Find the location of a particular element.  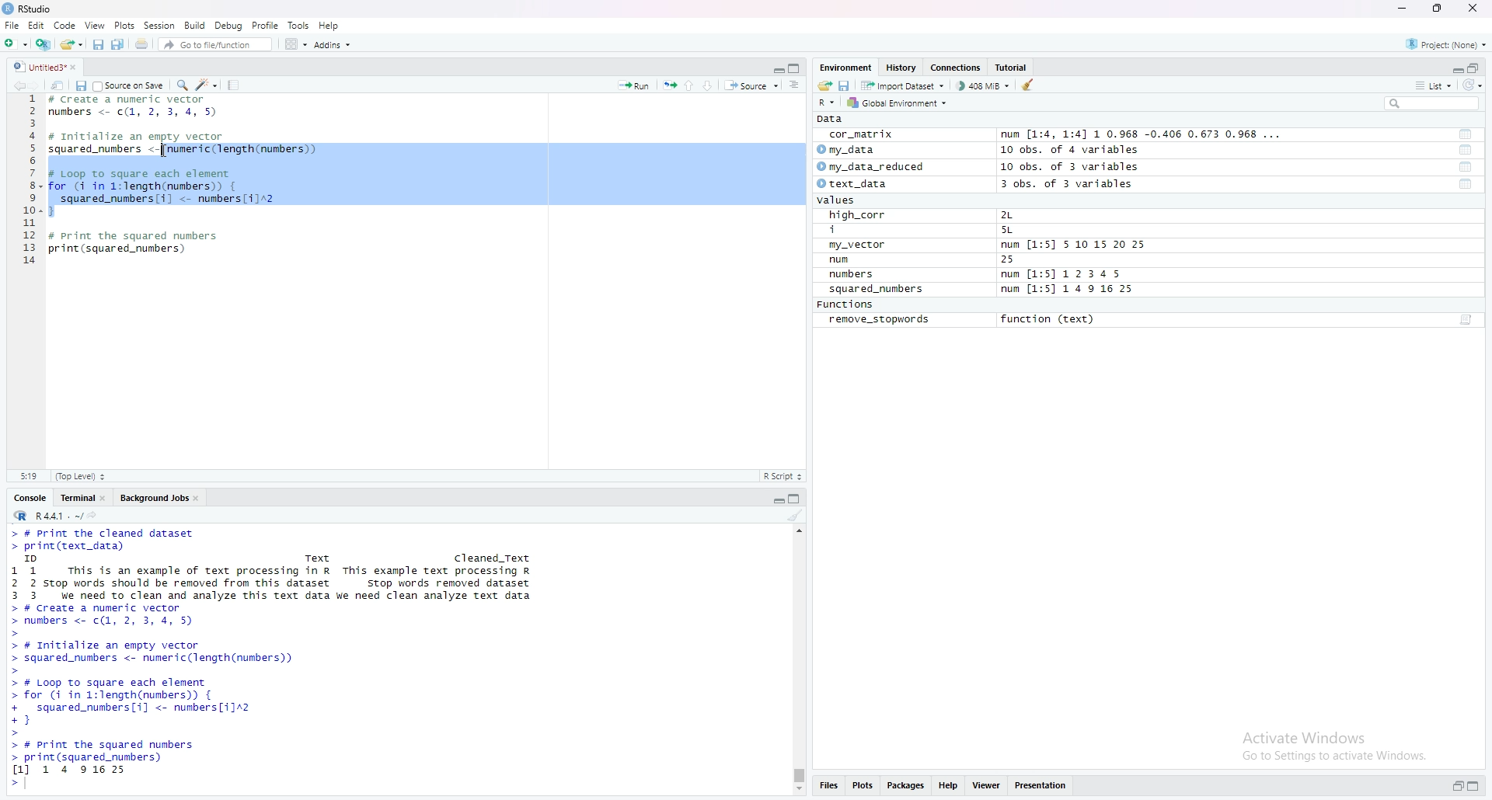

close is located at coordinates (106, 496).